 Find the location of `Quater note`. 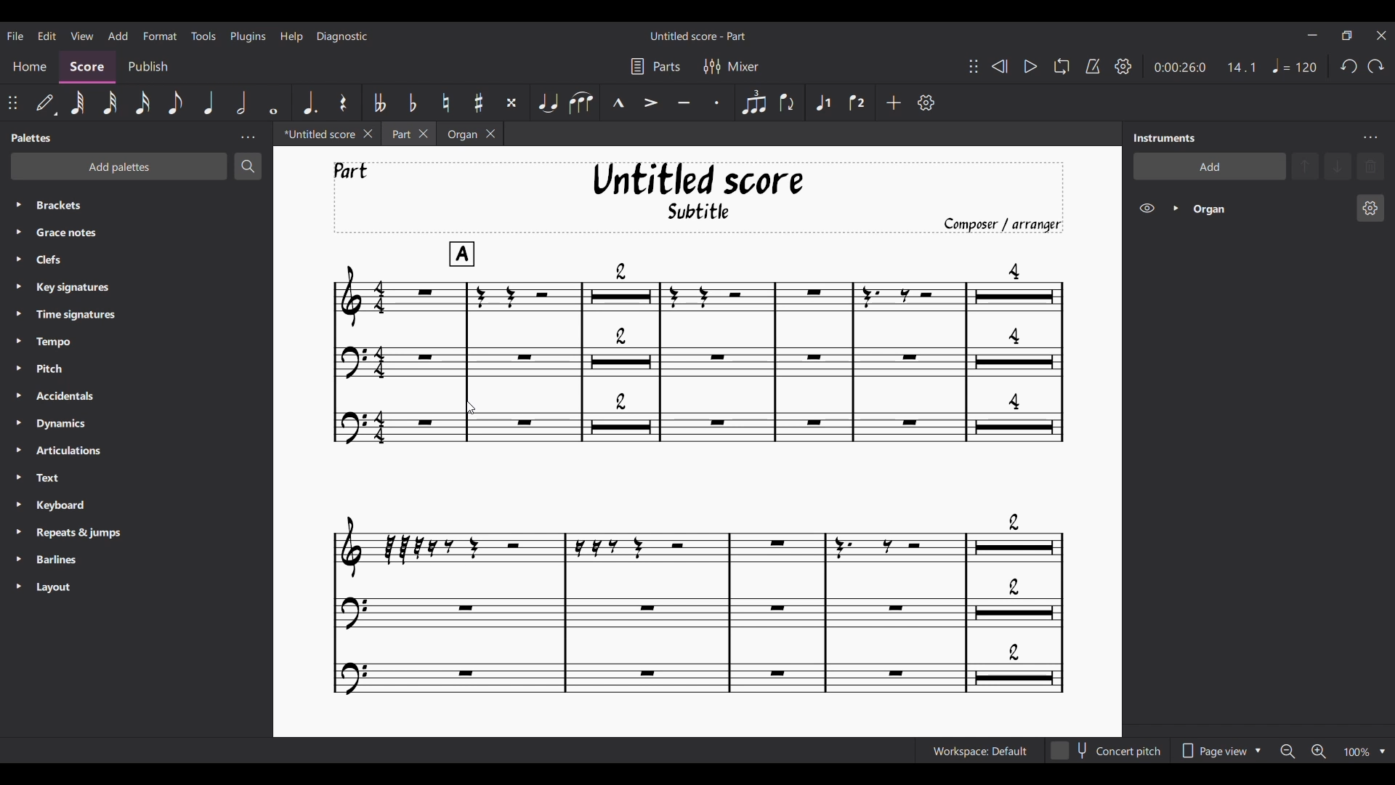

Quater note is located at coordinates (209, 102).